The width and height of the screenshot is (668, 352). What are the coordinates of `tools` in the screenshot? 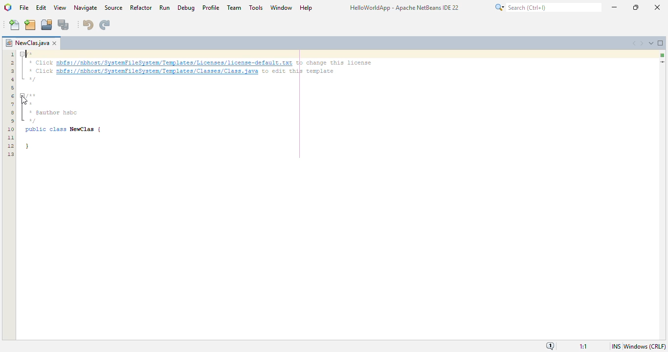 It's located at (255, 7).